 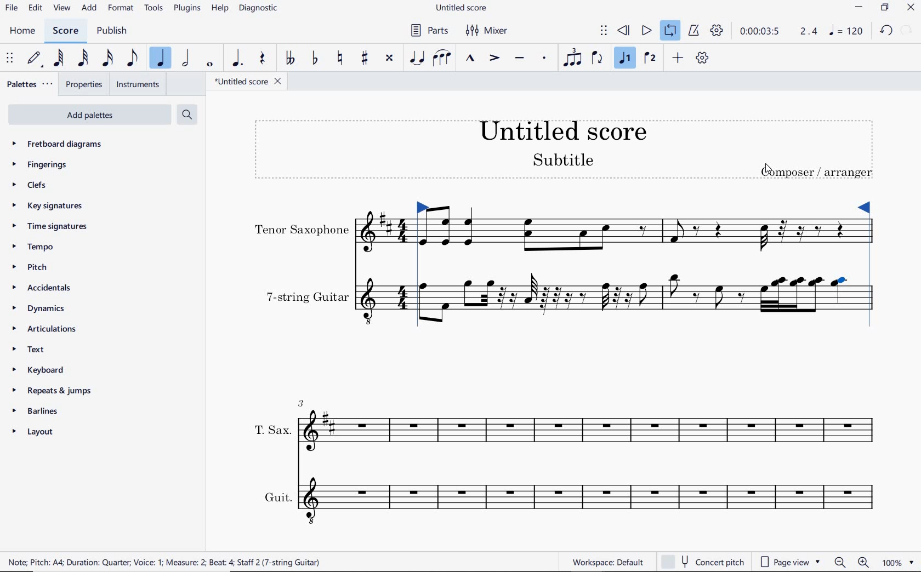 What do you see at coordinates (441, 59) in the screenshot?
I see `SLUR` at bounding box center [441, 59].